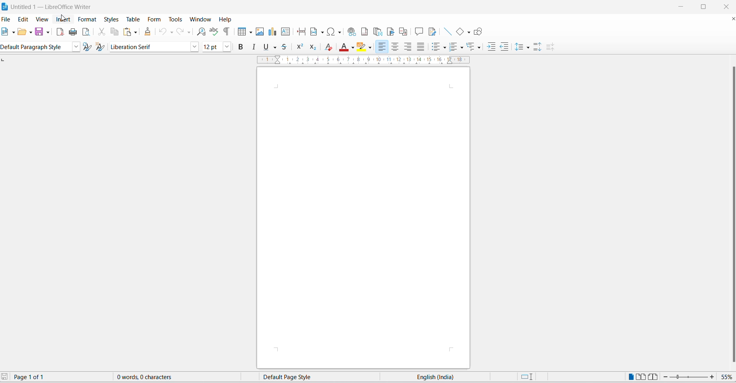 The width and height of the screenshot is (736, 383). What do you see at coordinates (382, 47) in the screenshot?
I see `text align left` at bounding box center [382, 47].